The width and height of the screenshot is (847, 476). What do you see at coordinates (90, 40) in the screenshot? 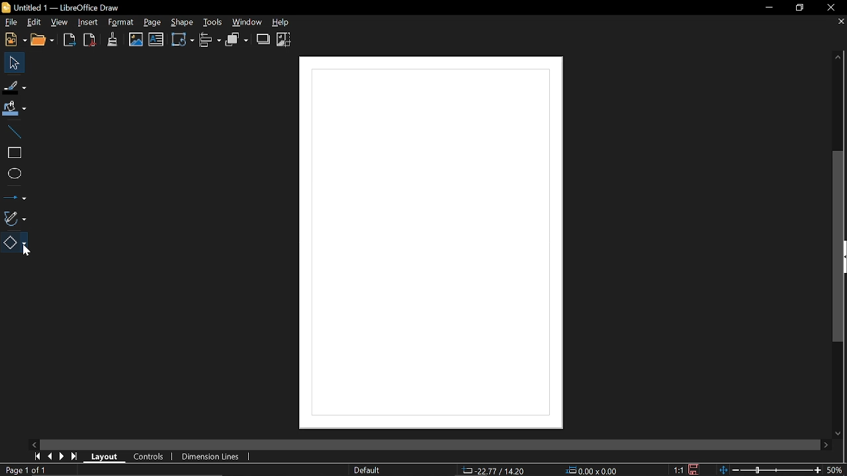
I see `Export as pdf` at bounding box center [90, 40].